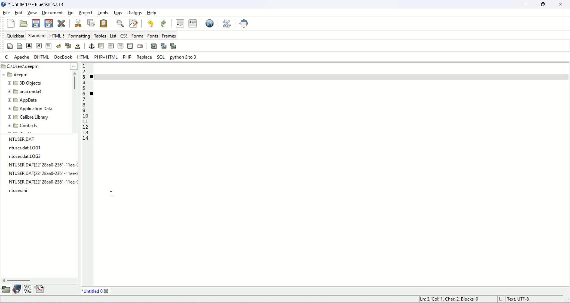  I want to click on find bar, so click(120, 24).